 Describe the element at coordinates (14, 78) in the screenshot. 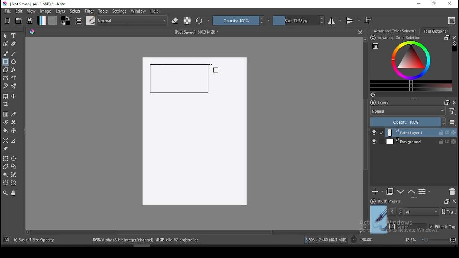

I see `freehand path tool` at that location.